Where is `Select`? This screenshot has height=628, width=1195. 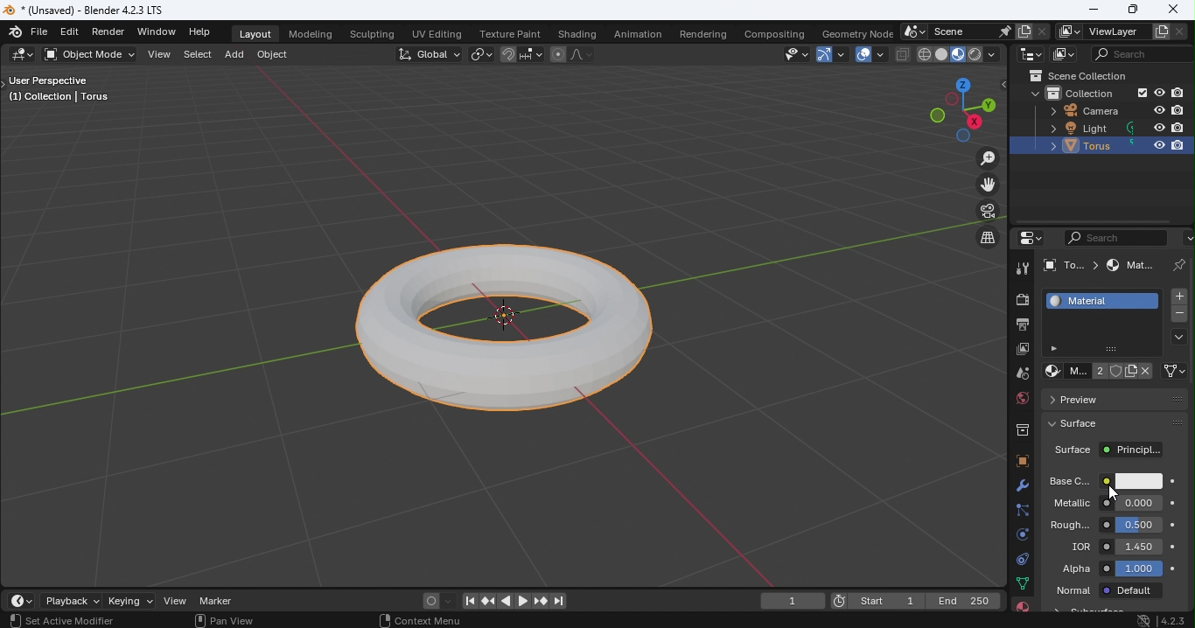 Select is located at coordinates (201, 52).